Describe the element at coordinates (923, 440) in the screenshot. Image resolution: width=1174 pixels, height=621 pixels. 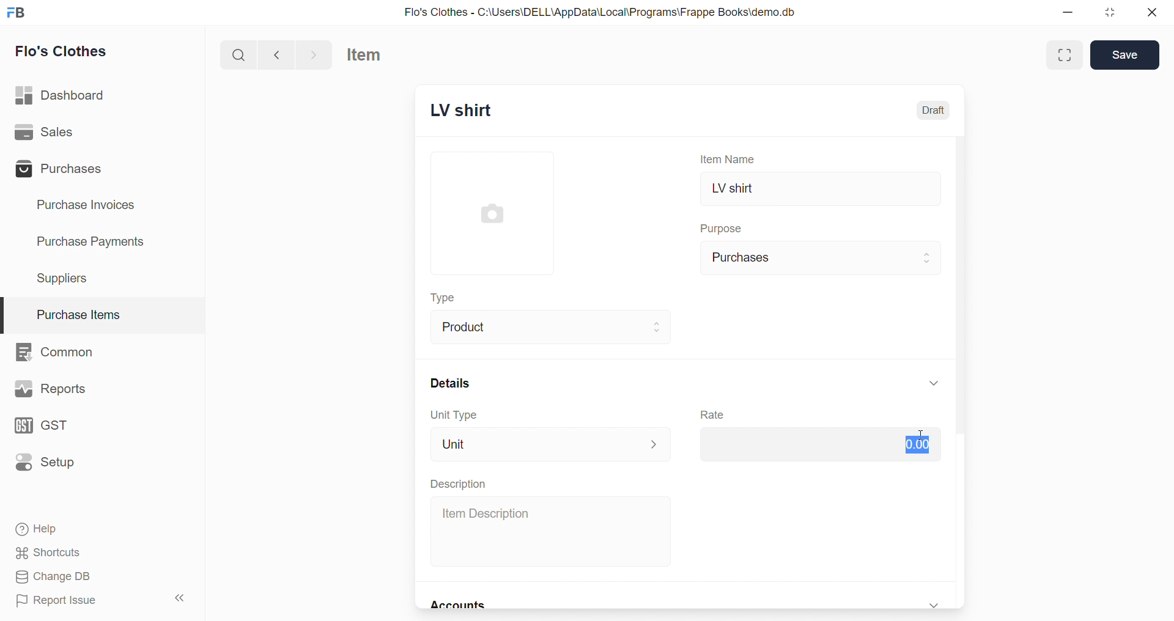
I see `cursor` at that location.